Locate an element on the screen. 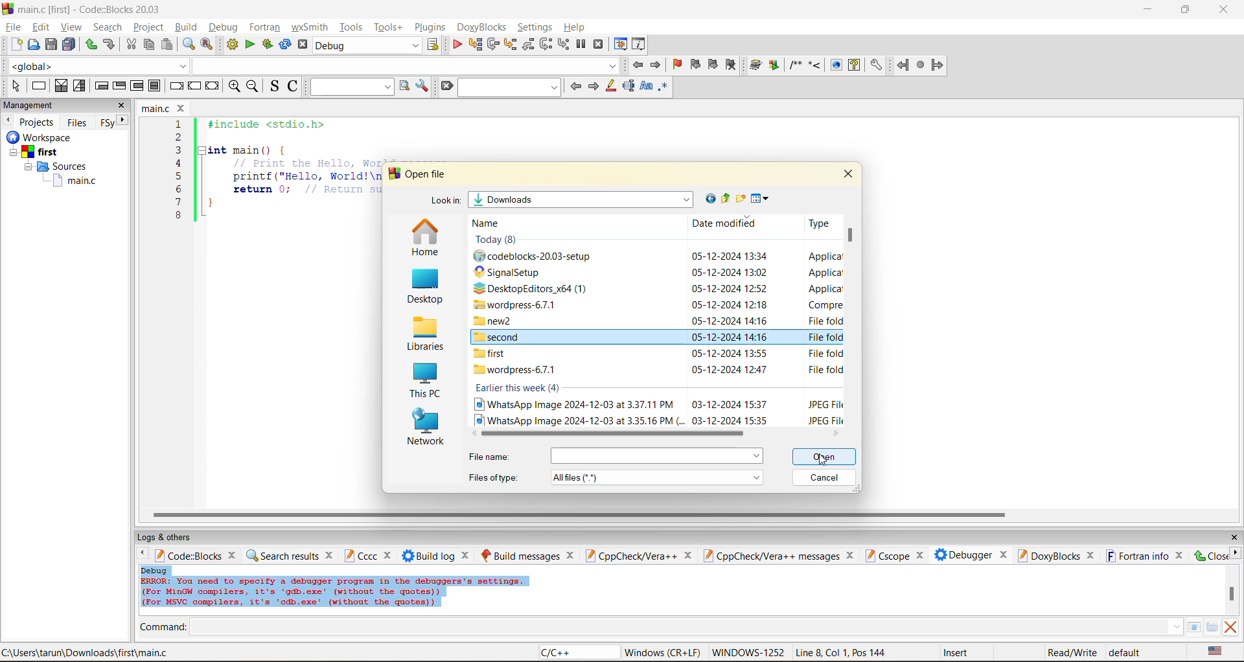 Image resolution: width=1244 pixels, height=662 pixels. debug/continue is located at coordinates (457, 45).